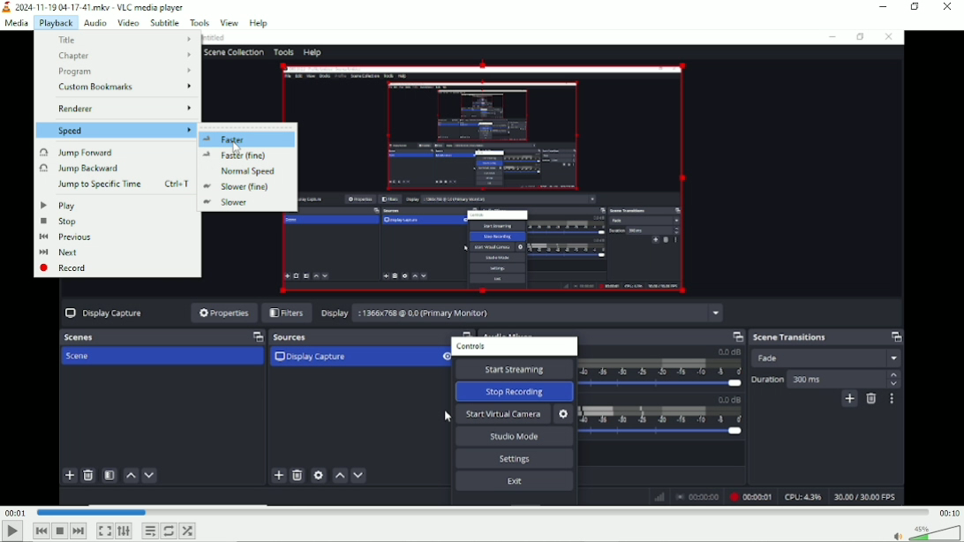  What do you see at coordinates (112, 205) in the screenshot?
I see `play ` at bounding box center [112, 205].